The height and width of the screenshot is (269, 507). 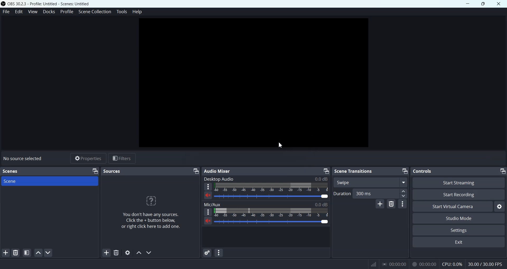 What do you see at coordinates (502, 171) in the screenshot?
I see `Minimize` at bounding box center [502, 171].